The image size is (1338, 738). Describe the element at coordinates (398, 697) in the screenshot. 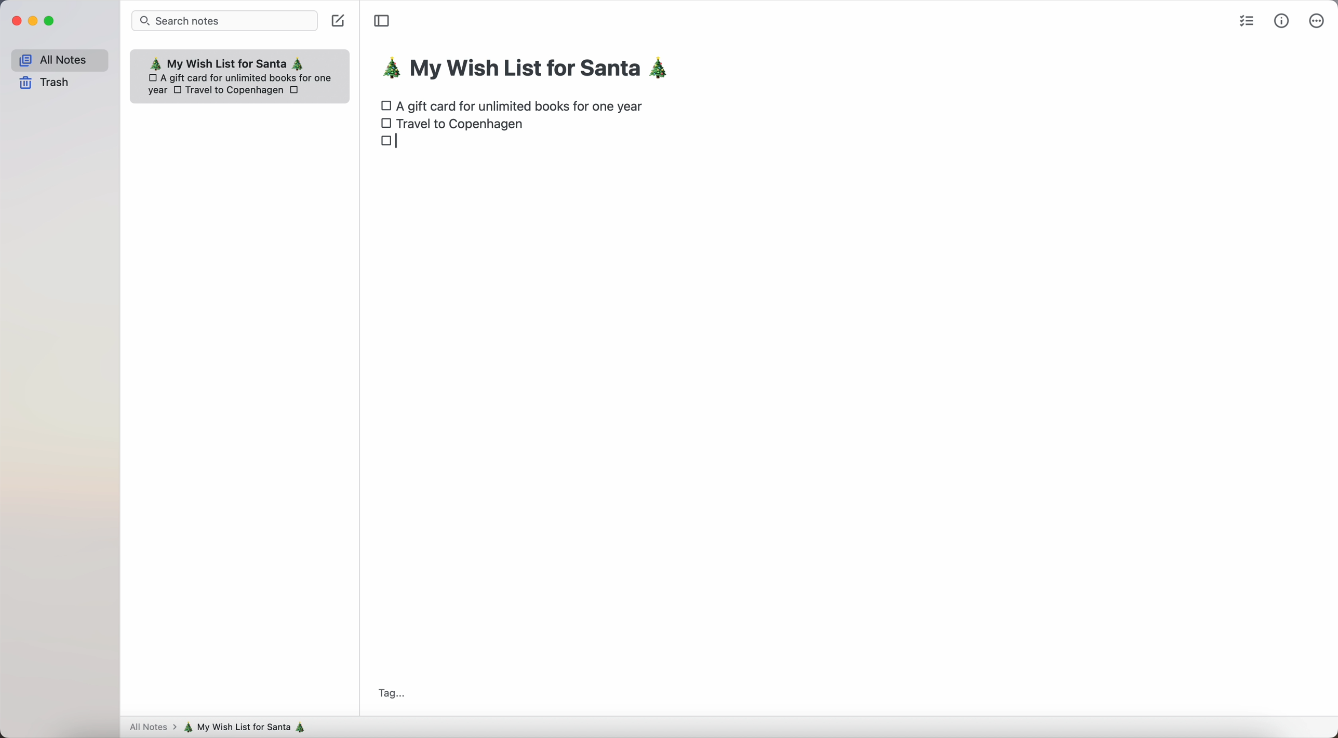

I see `Tag...` at that location.